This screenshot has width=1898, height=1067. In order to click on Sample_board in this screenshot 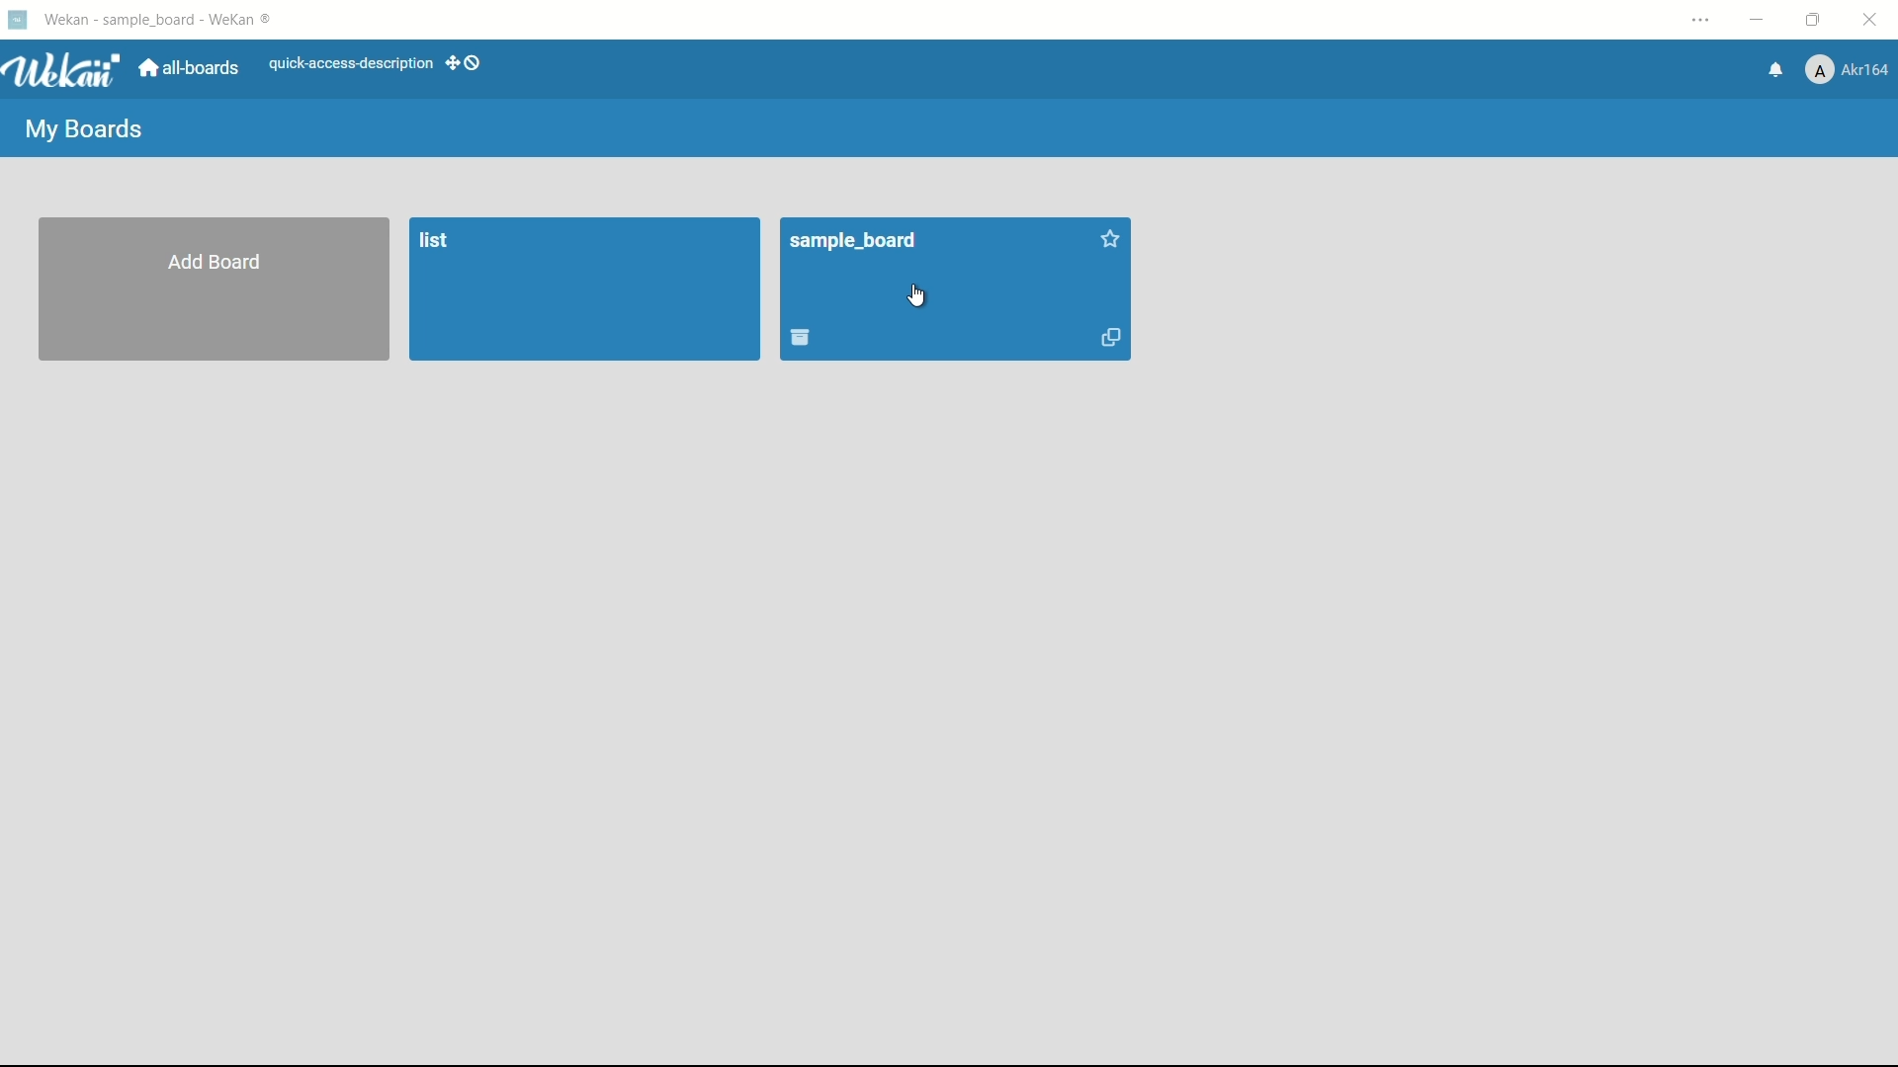, I will do `click(951, 290)`.